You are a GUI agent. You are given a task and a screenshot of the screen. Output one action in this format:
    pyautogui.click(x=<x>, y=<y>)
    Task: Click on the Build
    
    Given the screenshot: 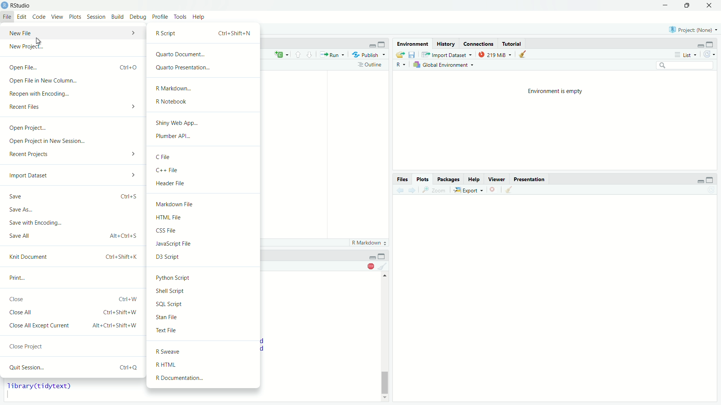 What is the action you would take?
    pyautogui.click(x=117, y=17)
    